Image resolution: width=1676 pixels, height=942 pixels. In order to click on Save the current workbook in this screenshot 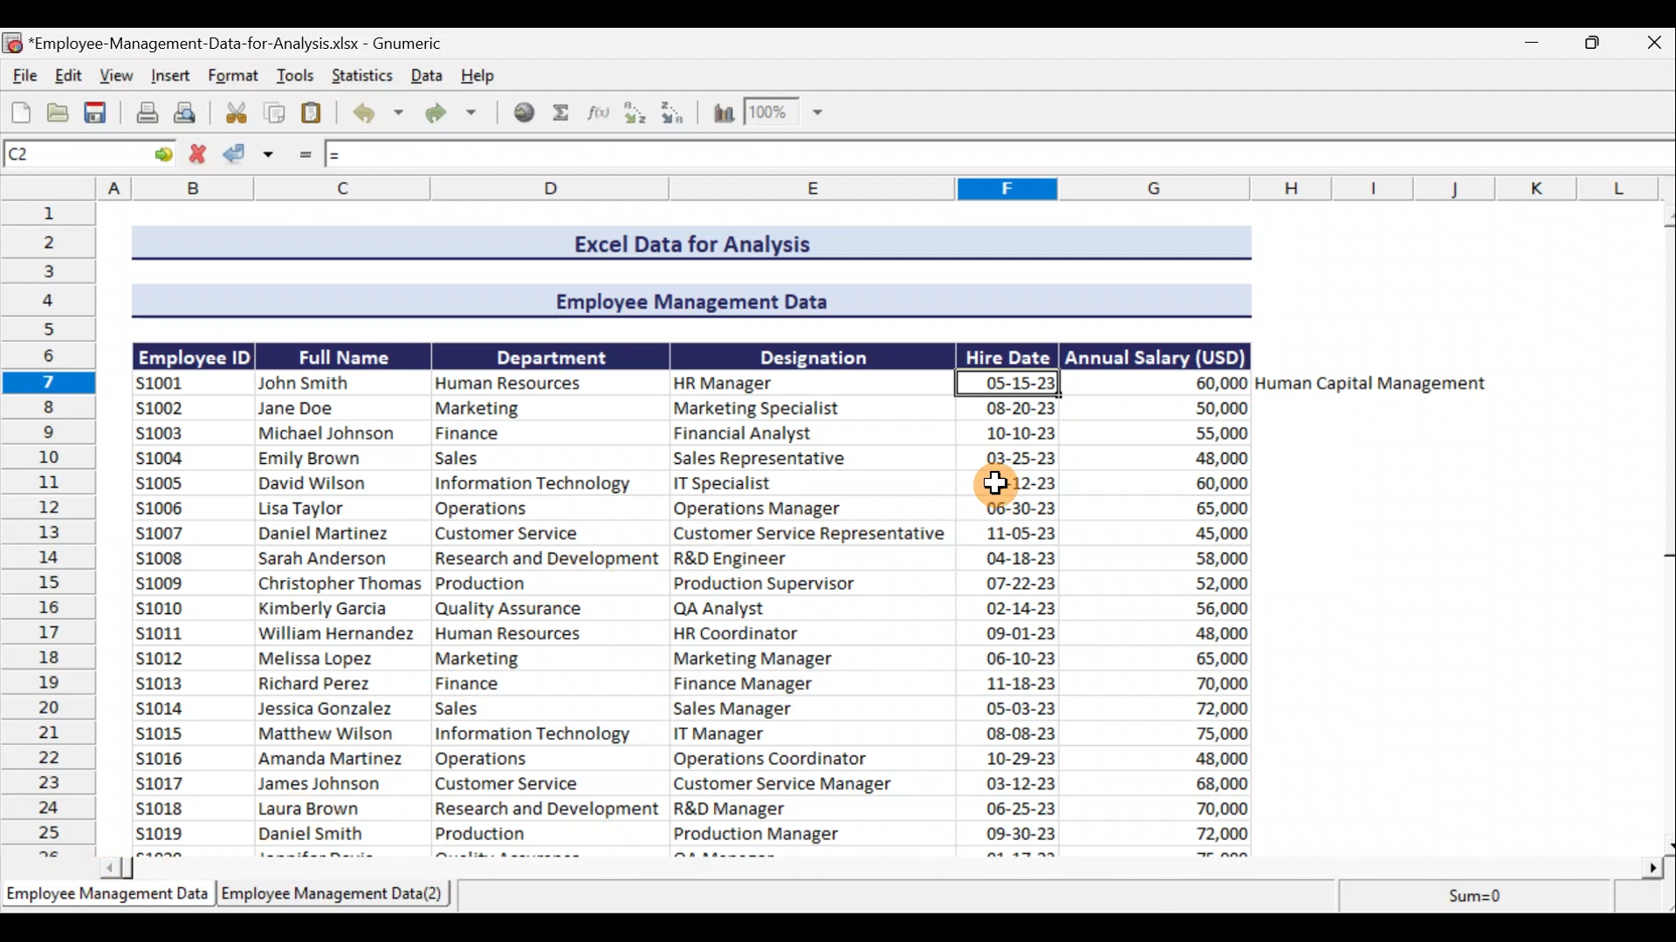, I will do `click(99, 113)`.